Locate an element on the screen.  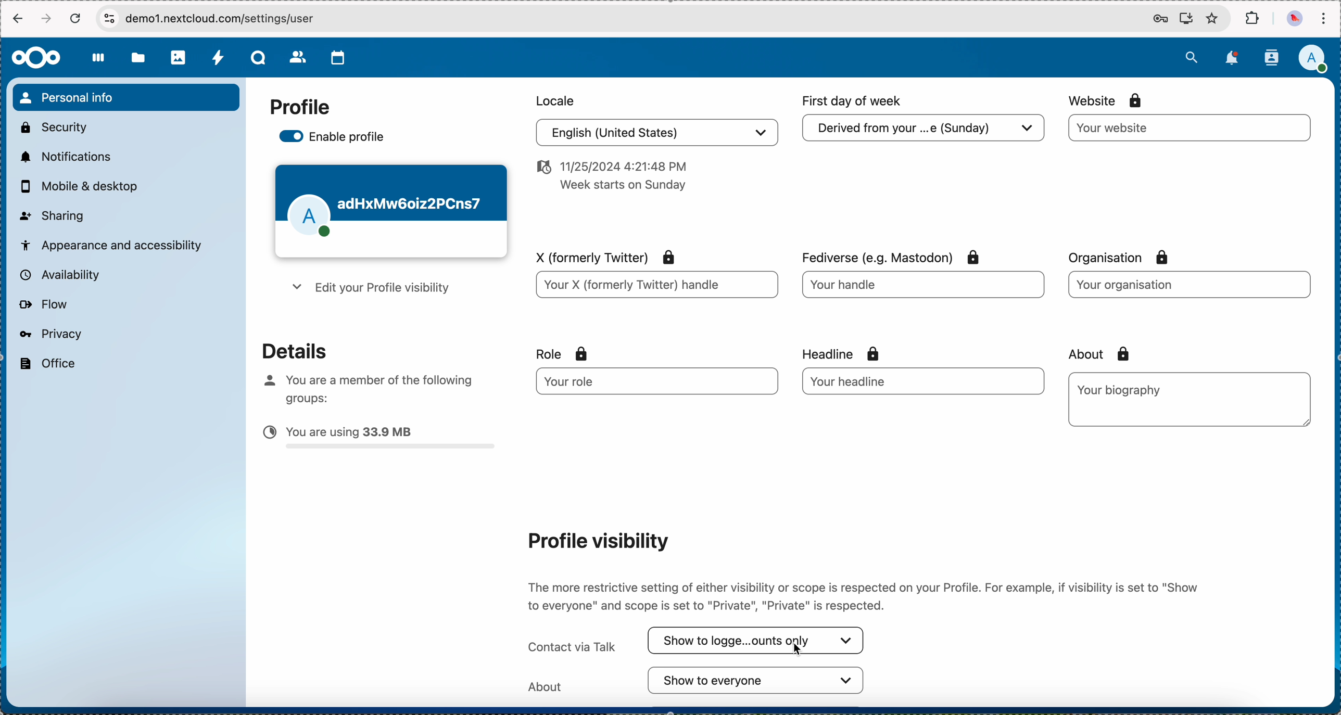
notifications is located at coordinates (1234, 58).